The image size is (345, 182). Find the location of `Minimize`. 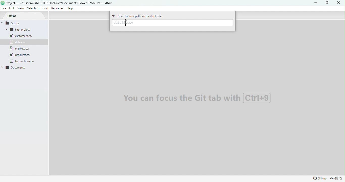

Minimize is located at coordinates (315, 3).